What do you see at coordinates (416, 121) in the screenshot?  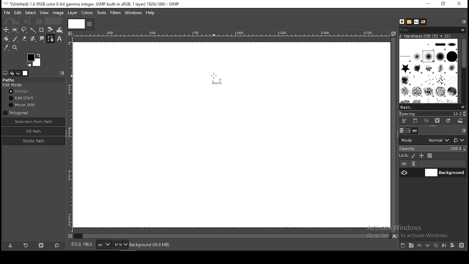 I see `create a new brush` at bounding box center [416, 121].